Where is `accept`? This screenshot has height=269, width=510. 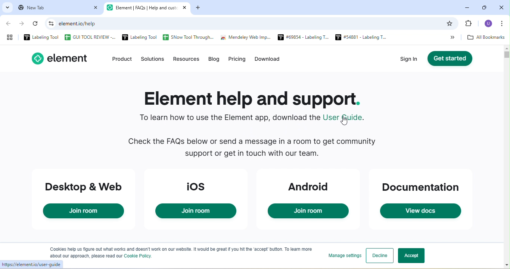 accept is located at coordinates (411, 255).